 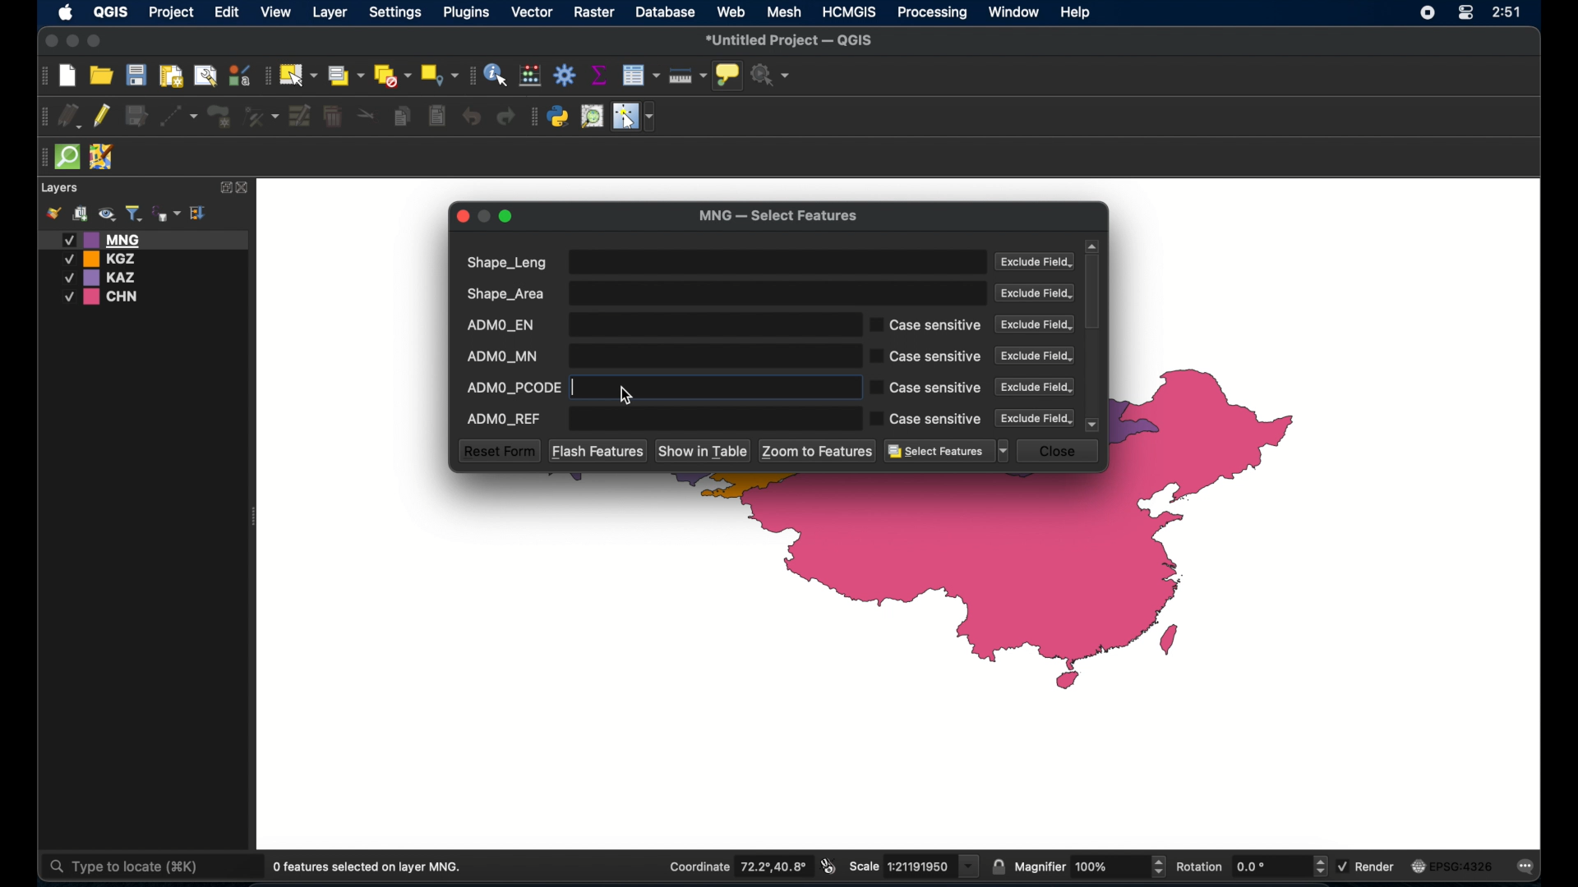 I want to click on MNG, so click(x=144, y=239).